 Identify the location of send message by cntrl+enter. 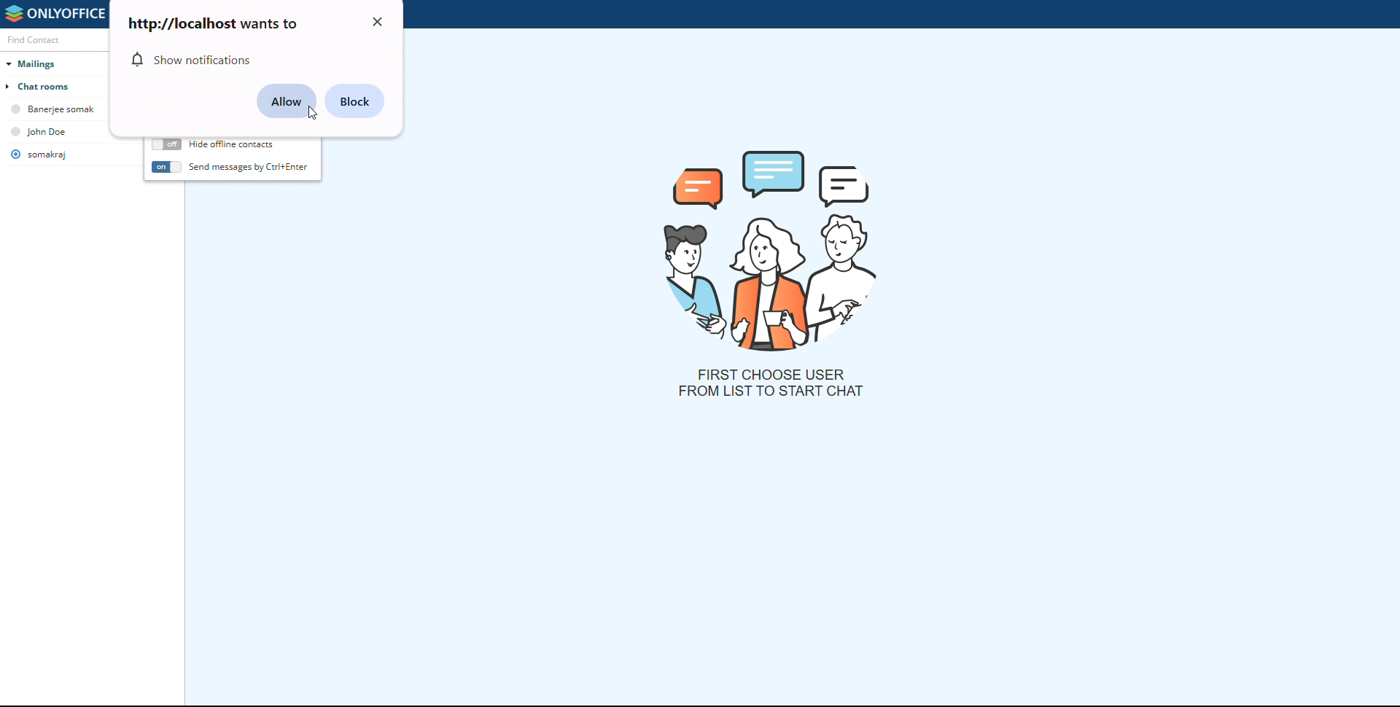
(166, 167).